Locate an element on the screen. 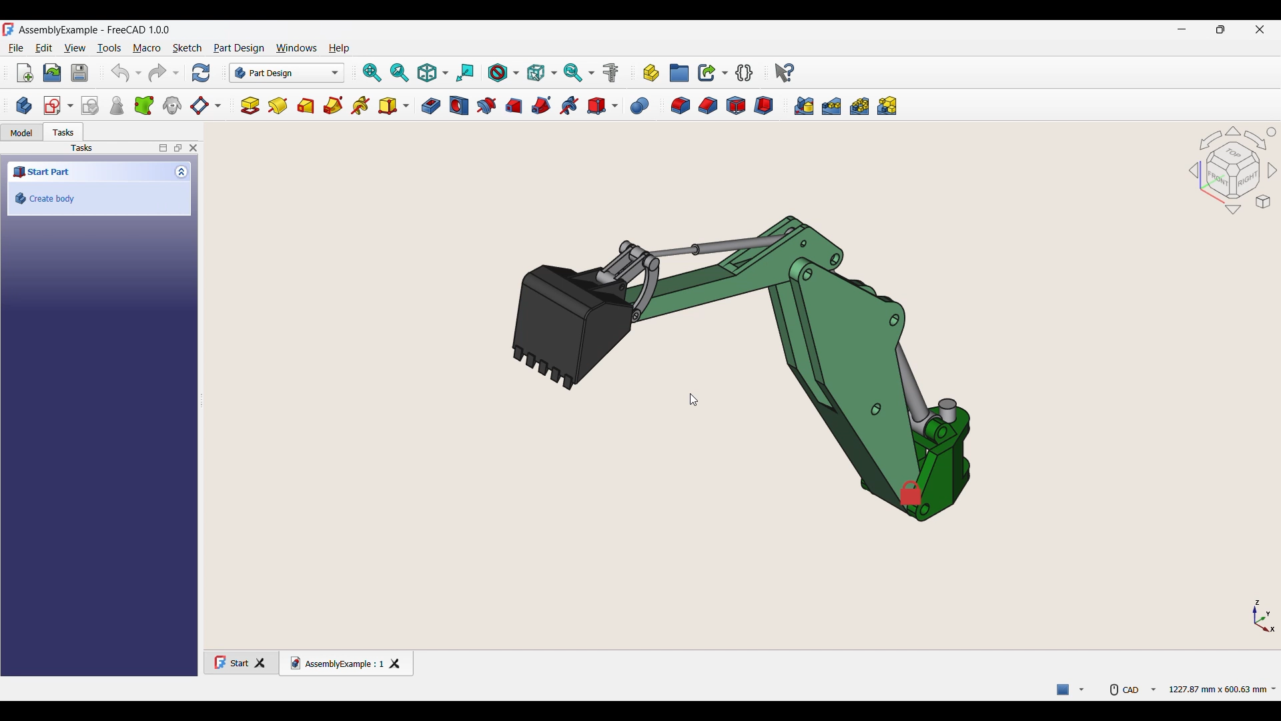  Canvas navigation is located at coordinates (1232, 170).